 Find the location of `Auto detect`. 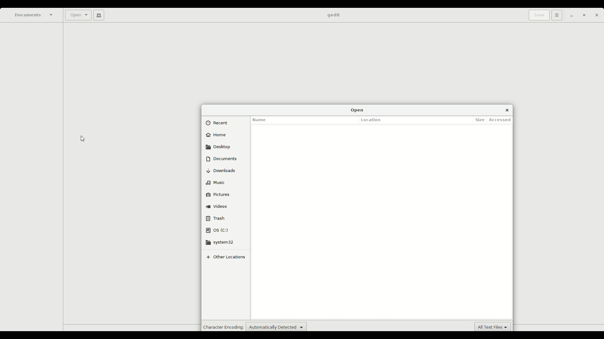

Auto detect is located at coordinates (276, 326).